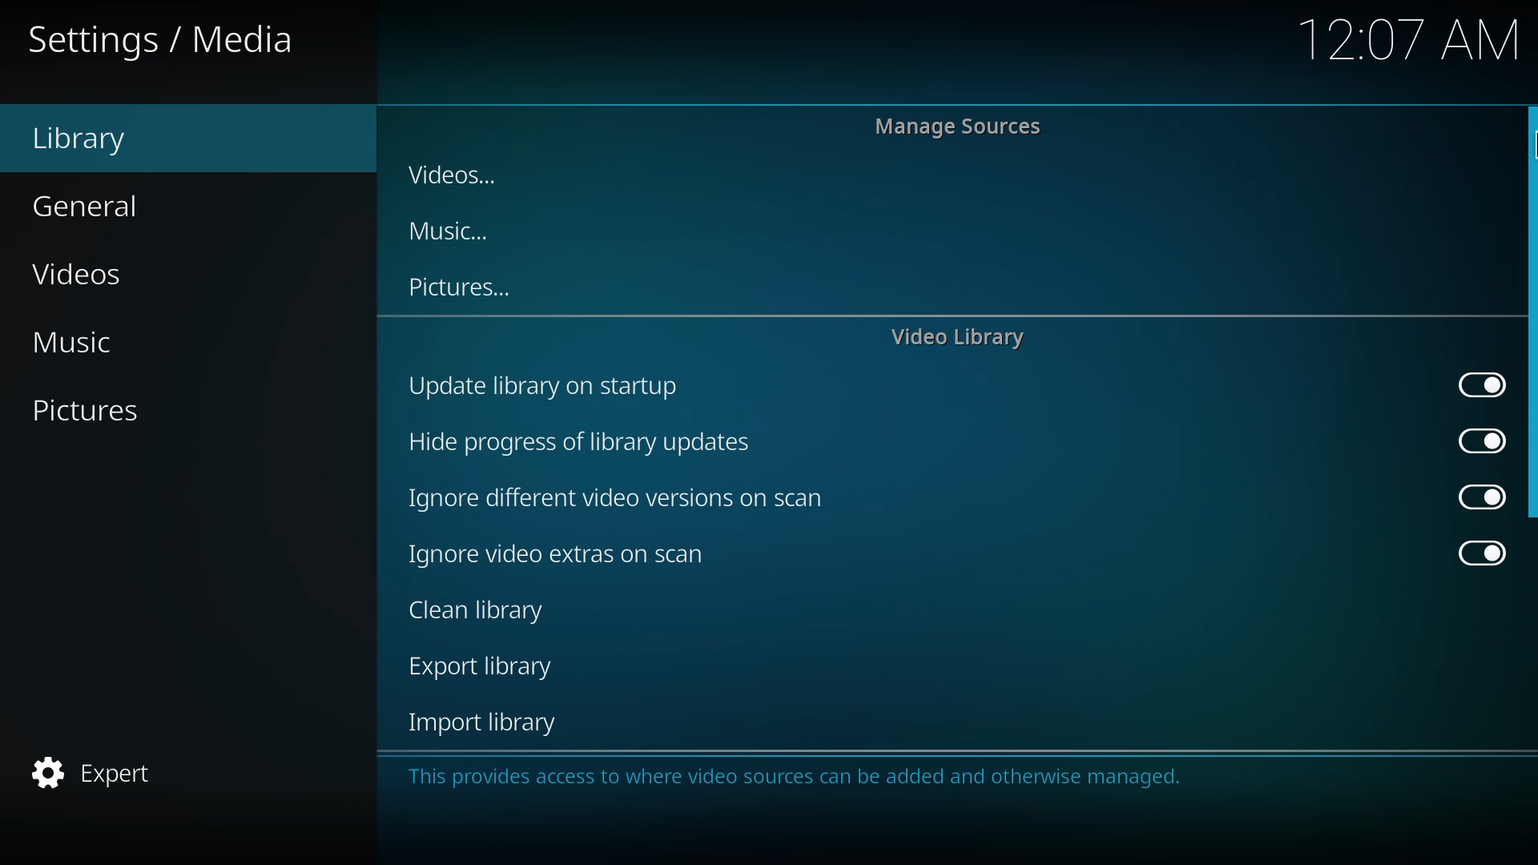 The width and height of the screenshot is (1538, 865). Describe the element at coordinates (956, 334) in the screenshot. I see `video library` at that location.